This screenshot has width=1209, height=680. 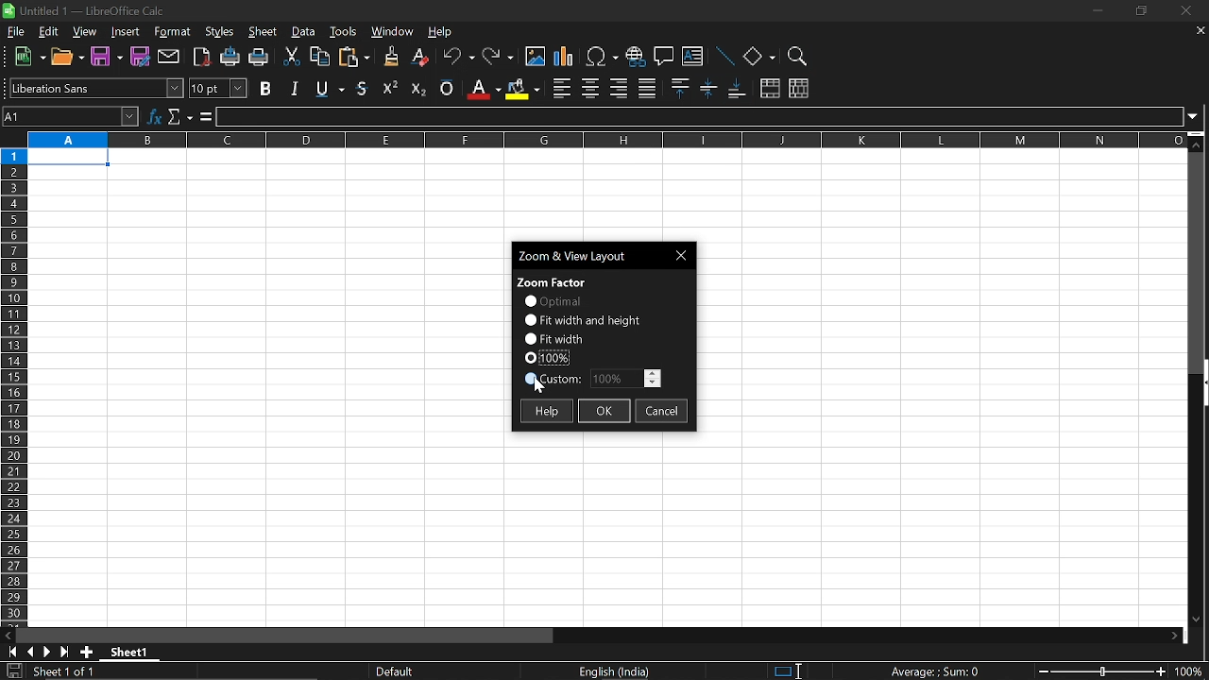 What do you see at coordinates (30, 652) in the screenshot?
I see `previous page` at bounding box center [30, 652].